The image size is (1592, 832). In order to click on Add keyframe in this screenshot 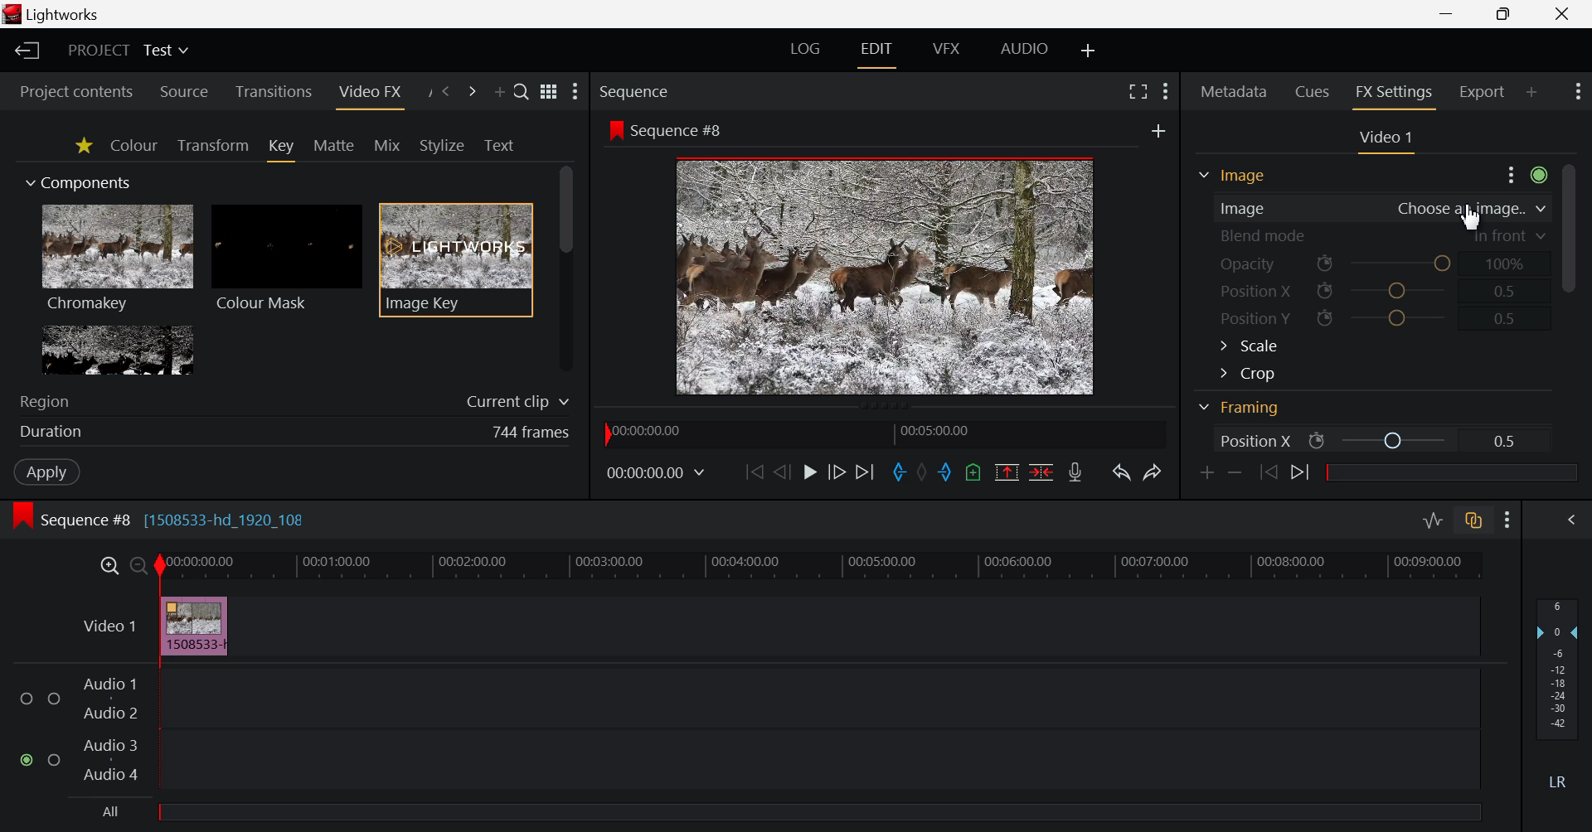, I will do `click(1206, 472)`.